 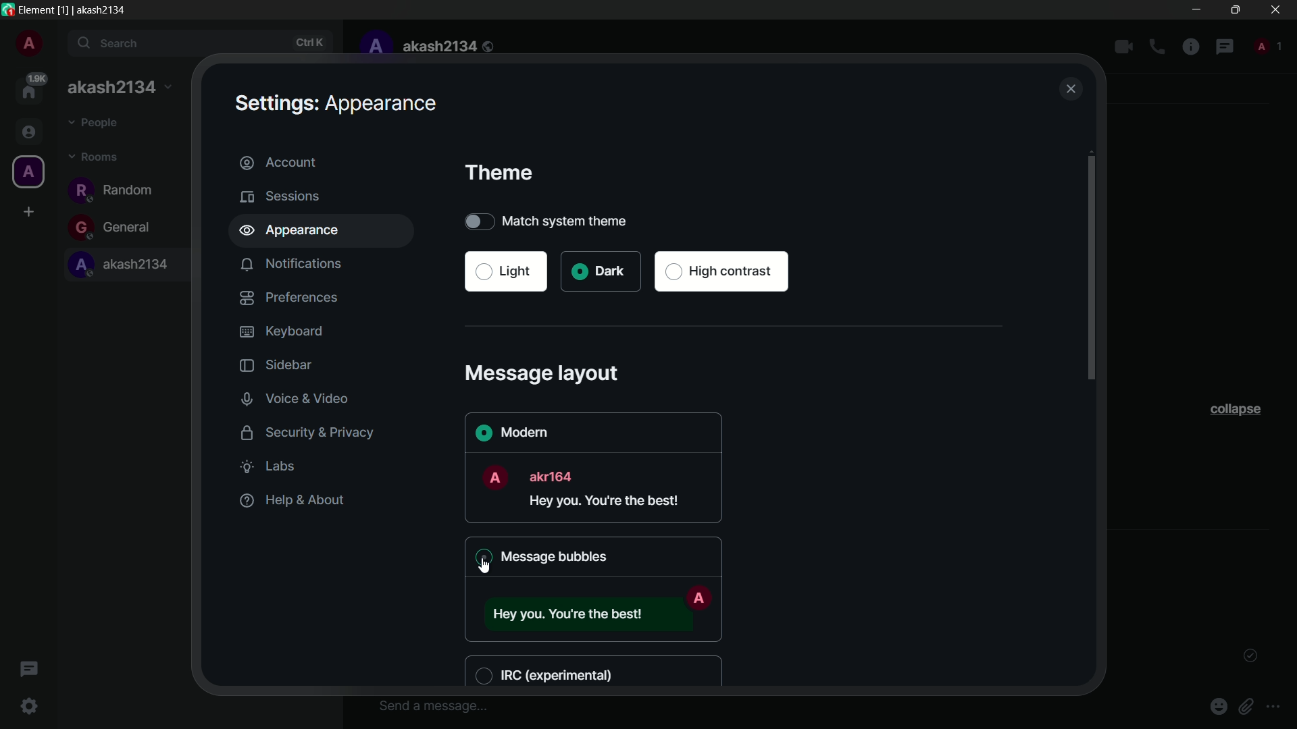 What do you see at coordinates (586, 221) in the screenshot?
I see `Match system theme` at bounding box center [586, 221].